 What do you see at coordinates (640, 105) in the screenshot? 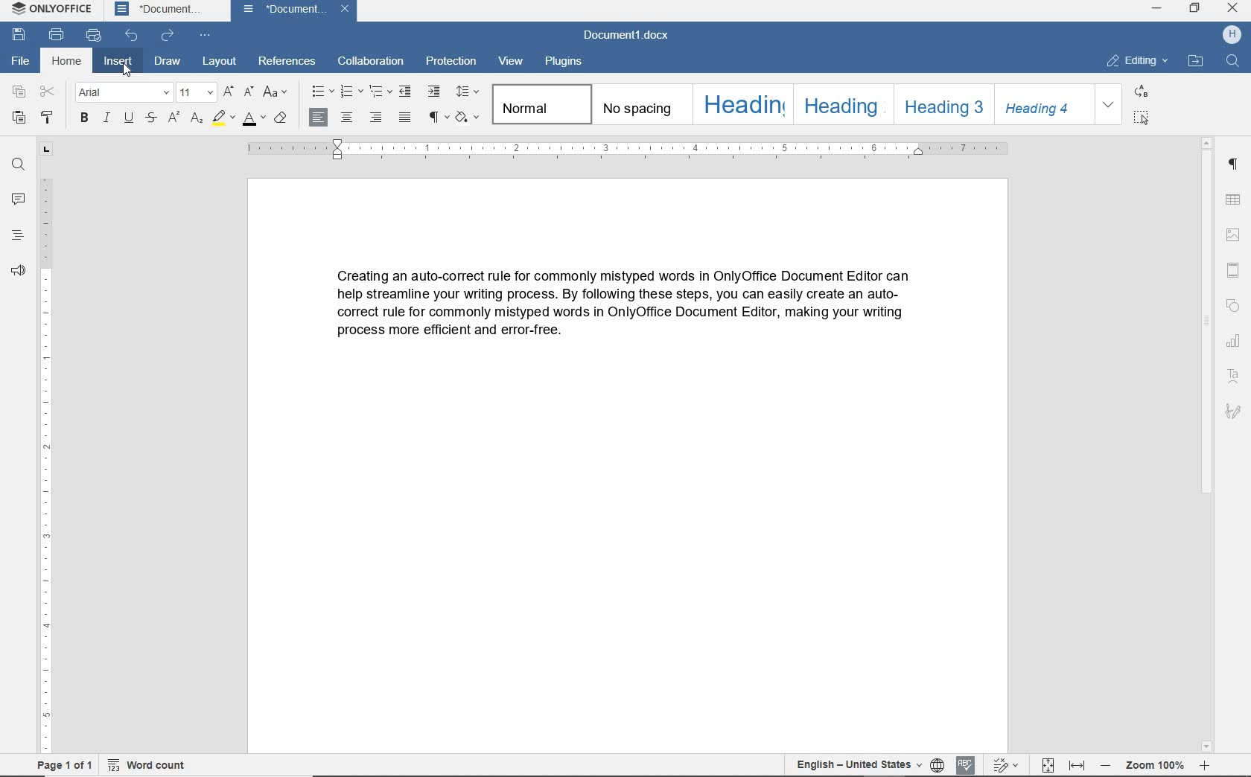
I see `no spacing` at bounding box center [640, 105].